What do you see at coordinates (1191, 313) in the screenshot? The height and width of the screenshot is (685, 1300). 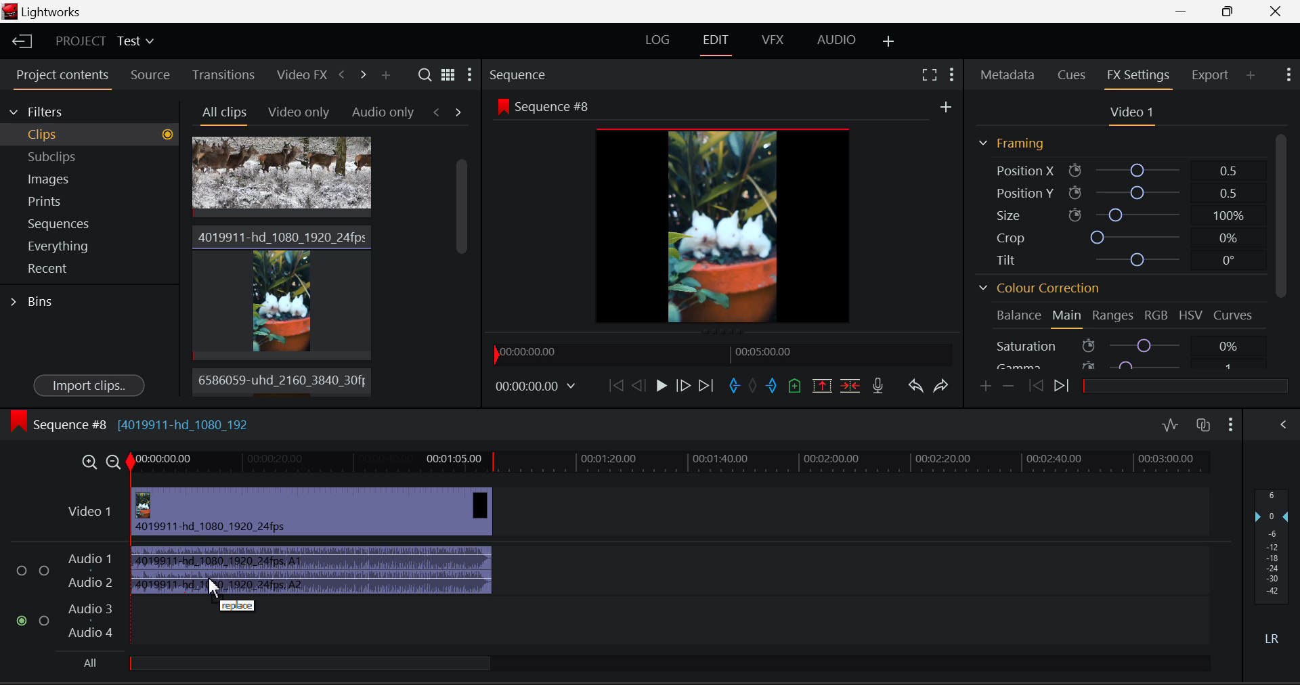 I see `HSV` at bounding box center [1191, 313].